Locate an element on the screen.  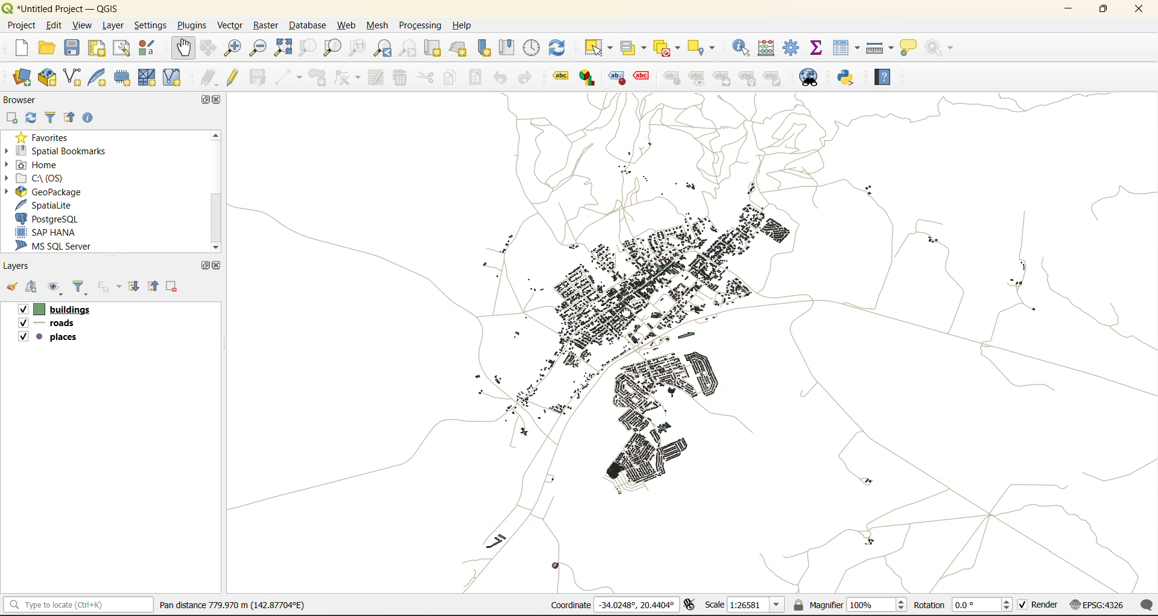
new spatial bookmark is located at coordinates (484, 49).